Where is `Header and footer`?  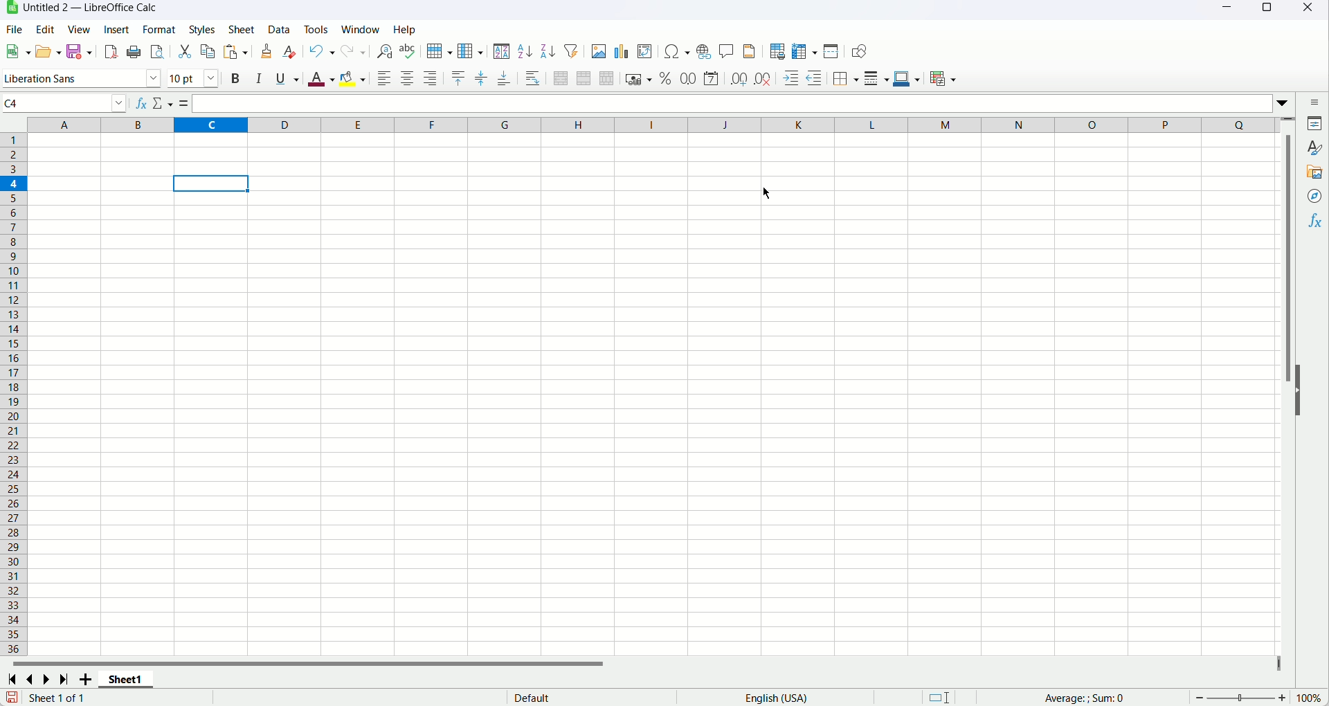 Header and footer is located at coordinates (749, 51).